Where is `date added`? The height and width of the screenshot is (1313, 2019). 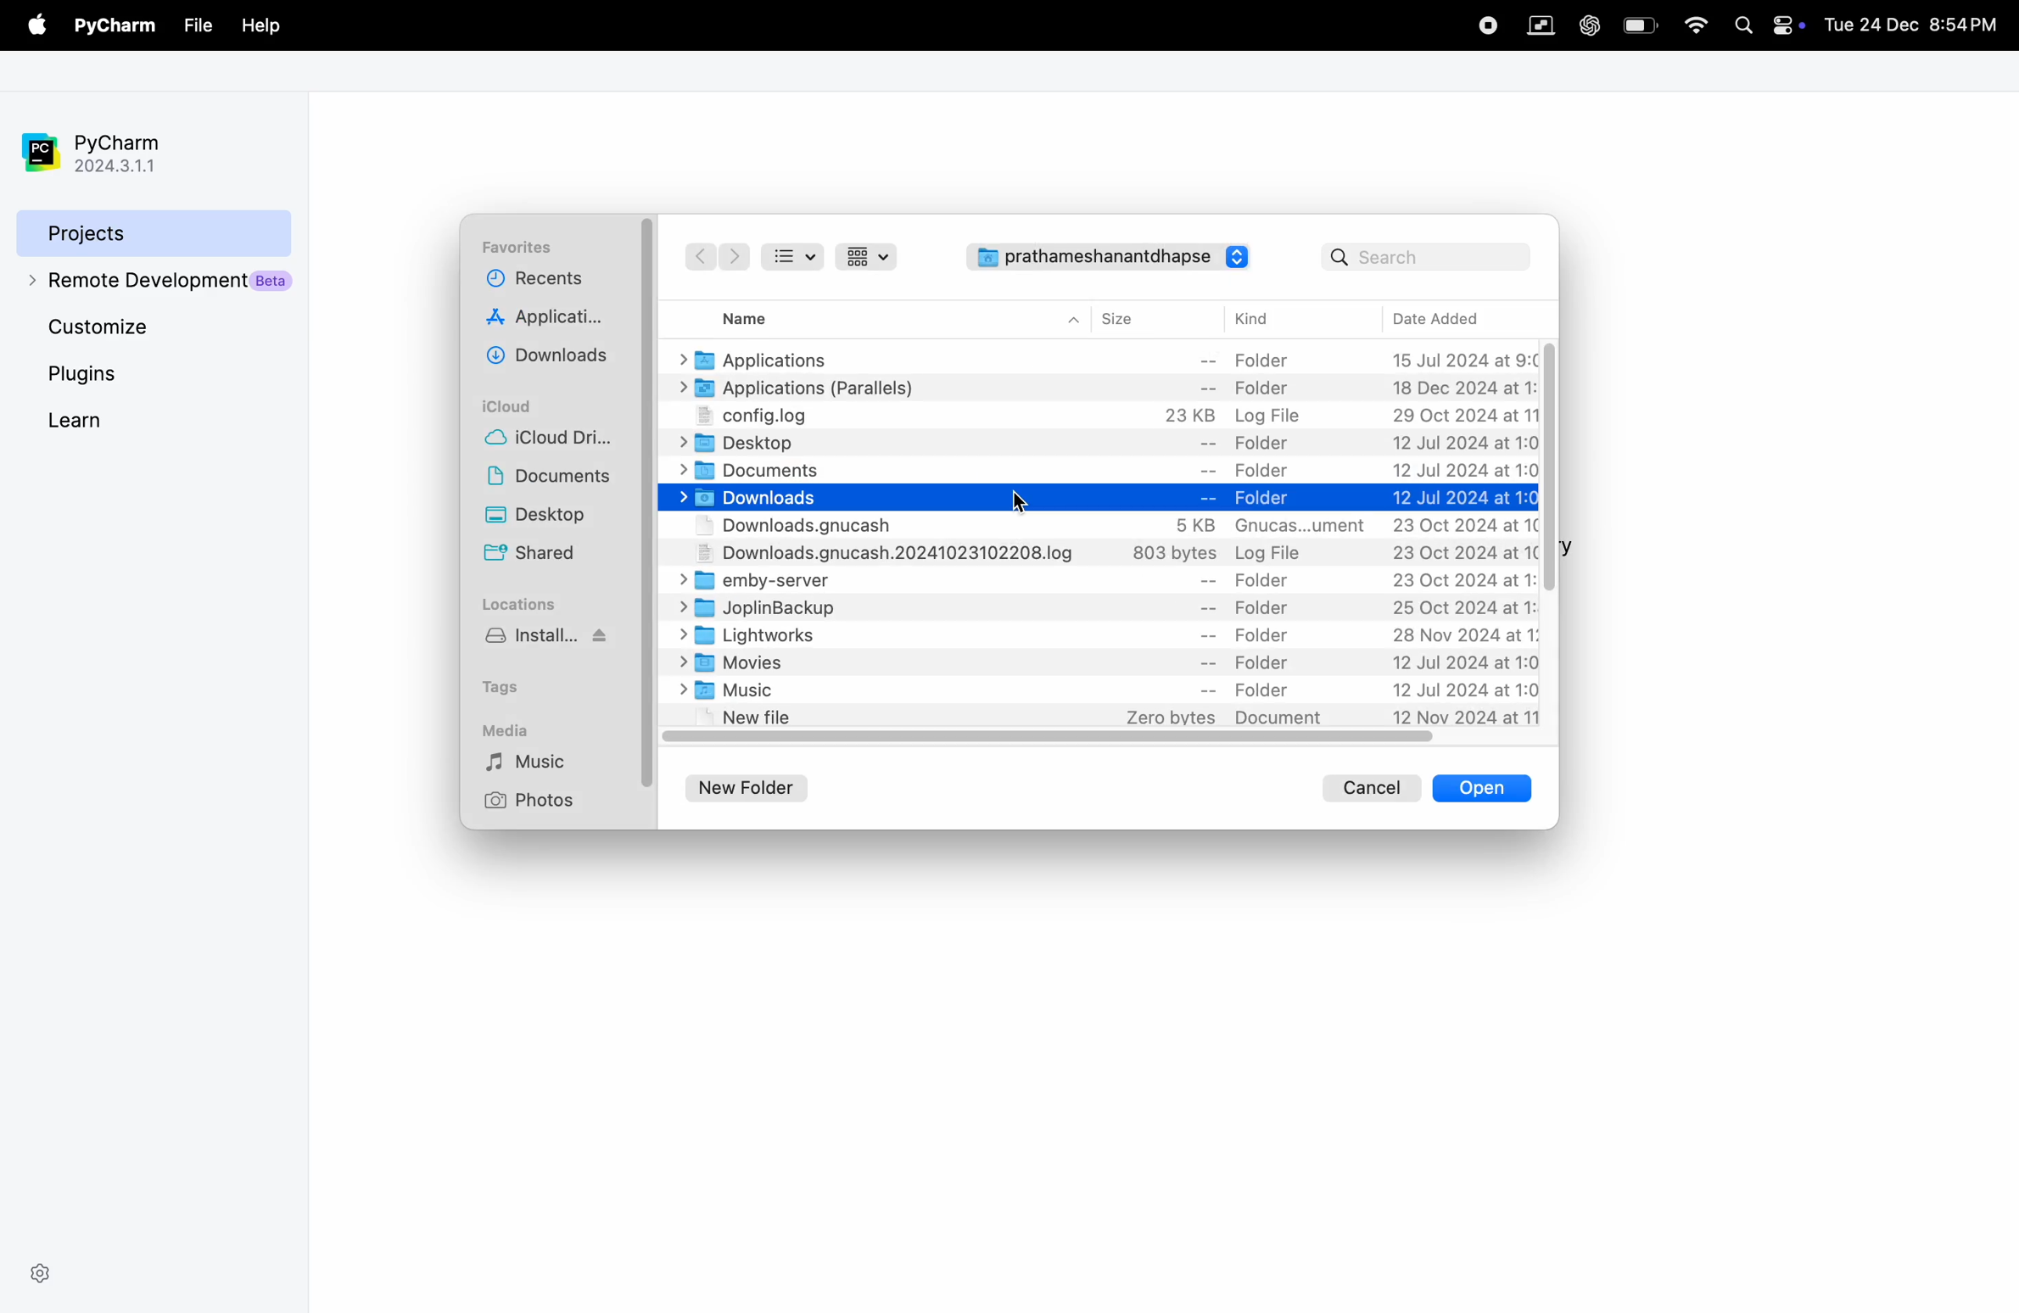
date added is located at coordinates (1454, 317).